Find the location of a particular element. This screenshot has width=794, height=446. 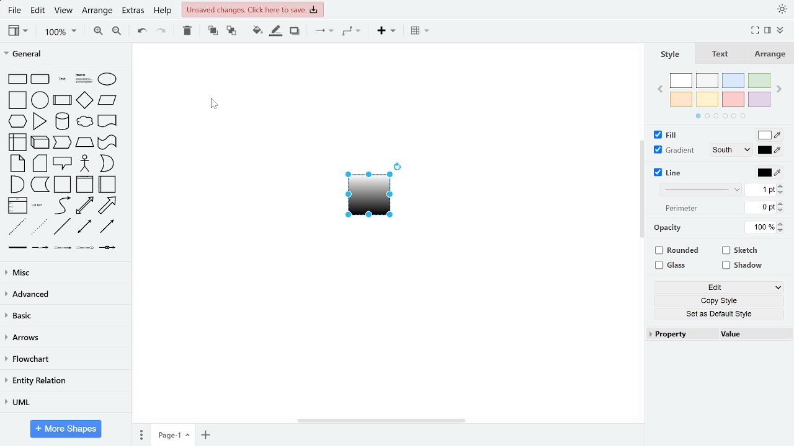

to front is located at coordinates (212, 32).